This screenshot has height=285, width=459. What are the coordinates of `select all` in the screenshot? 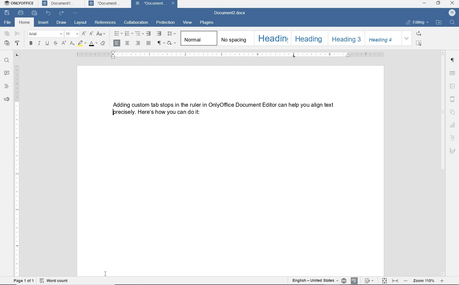 It's located at (420, 44).